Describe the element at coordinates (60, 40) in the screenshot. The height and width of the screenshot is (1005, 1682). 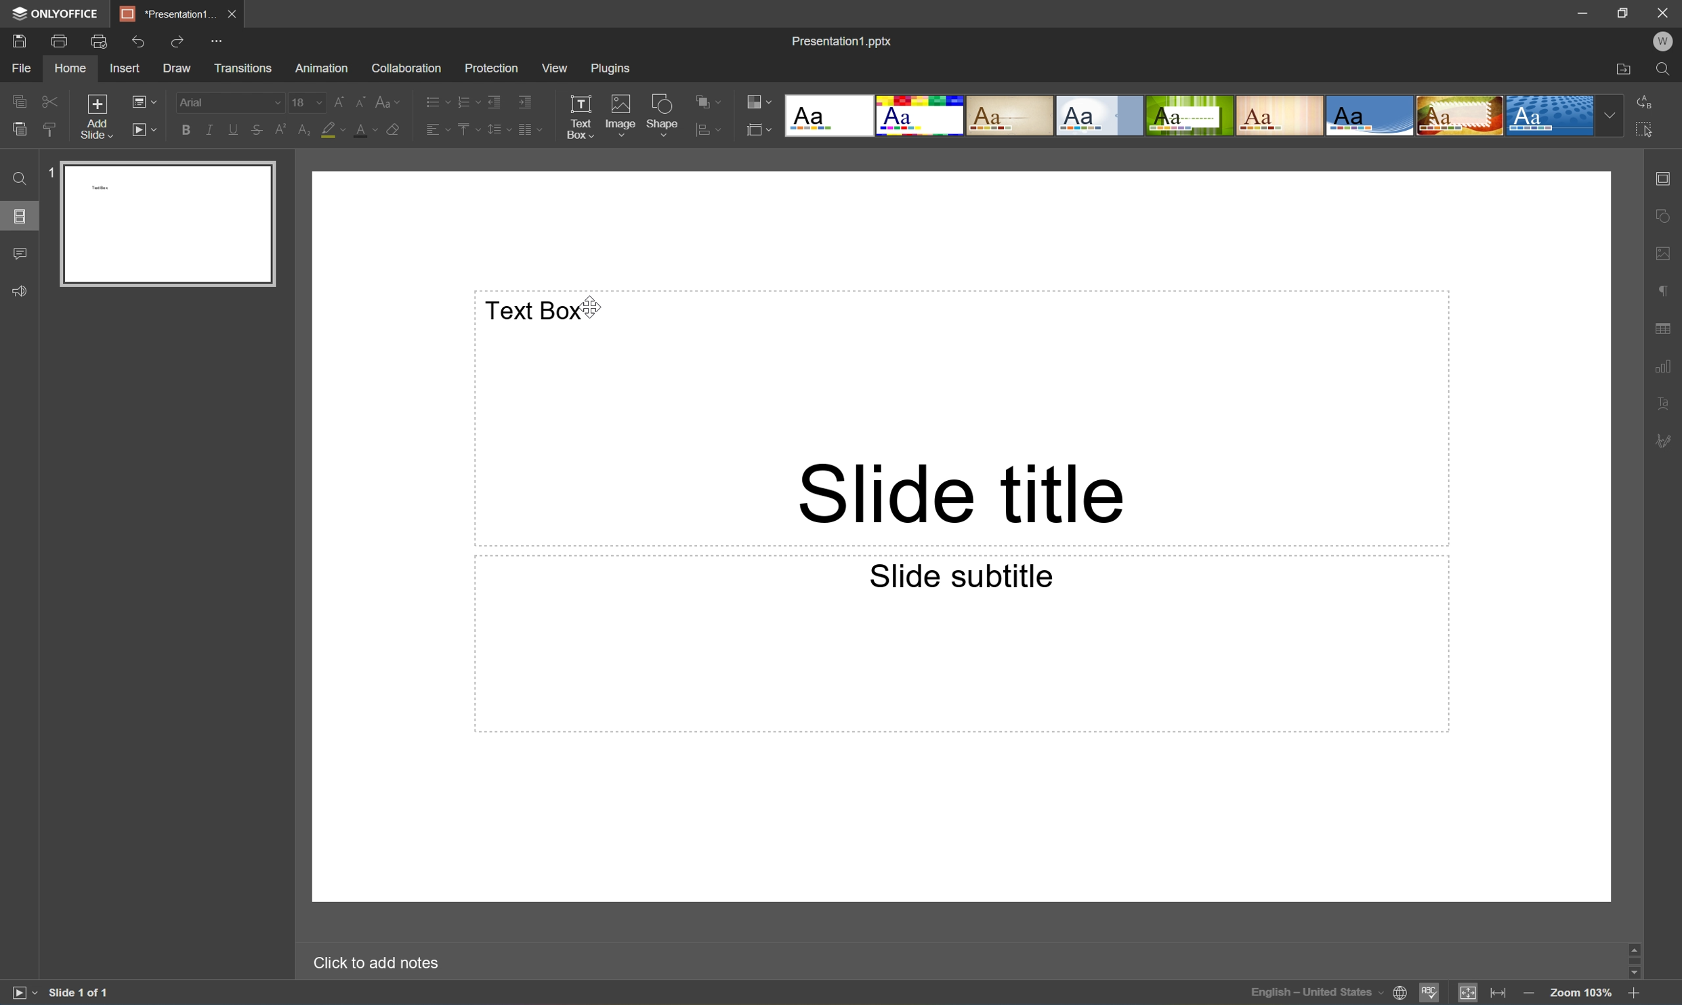
I see `Print file` at that location.